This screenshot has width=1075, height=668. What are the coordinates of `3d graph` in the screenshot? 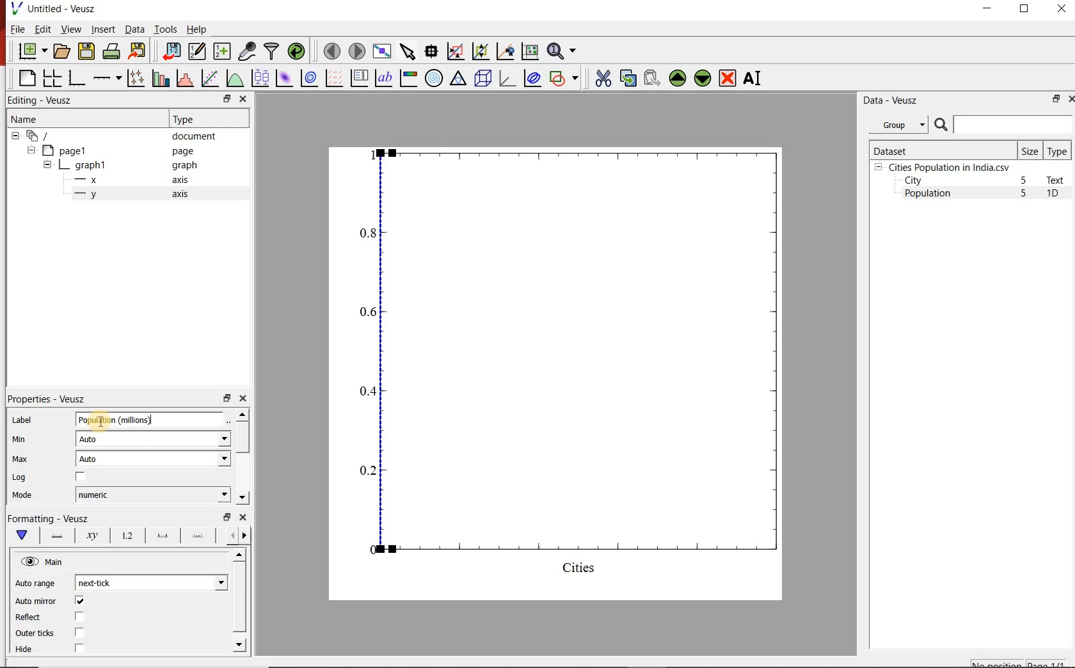 It's located at (506, 78).